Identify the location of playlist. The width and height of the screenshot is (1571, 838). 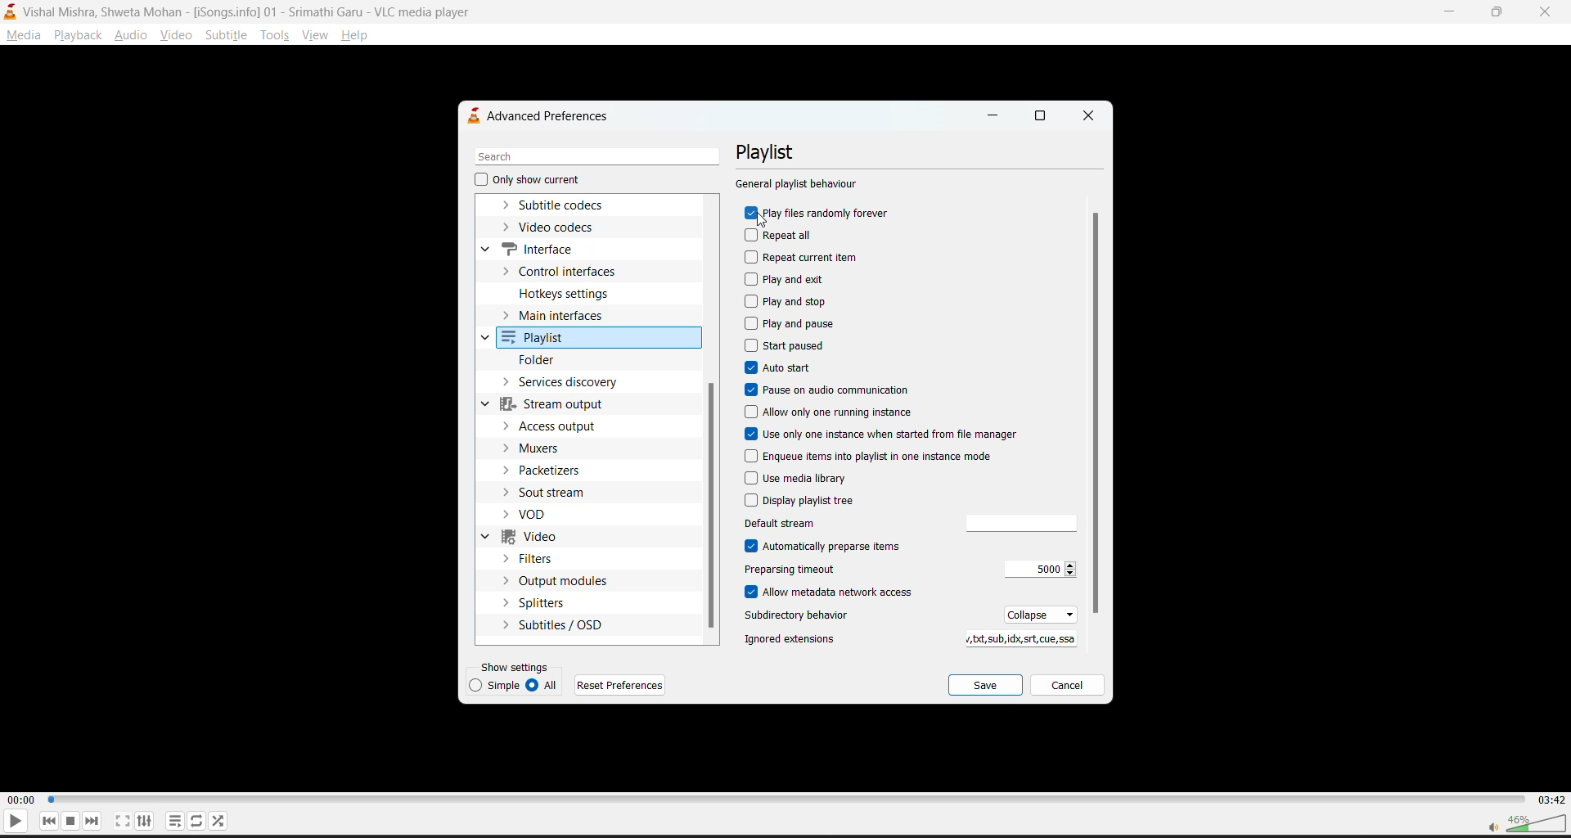
(172, 819).